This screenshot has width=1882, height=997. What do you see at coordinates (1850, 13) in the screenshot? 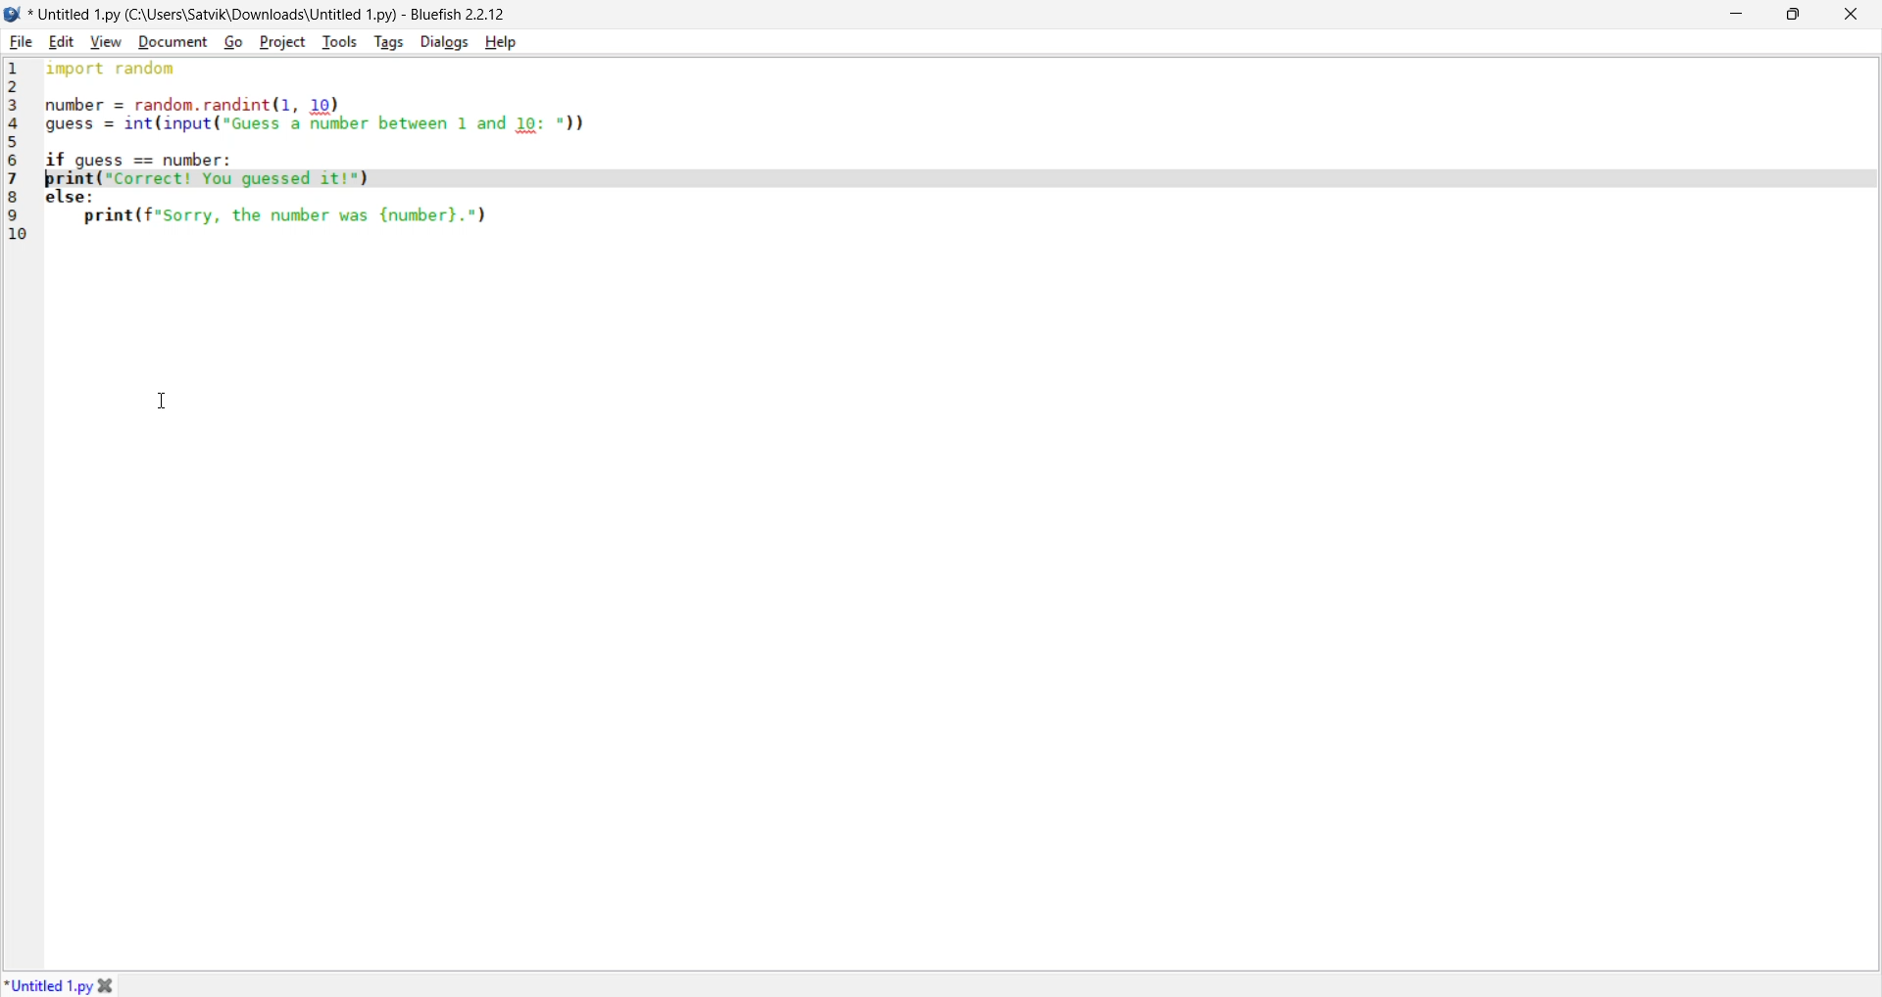
I see `close` at bounding box center [1850, 13].